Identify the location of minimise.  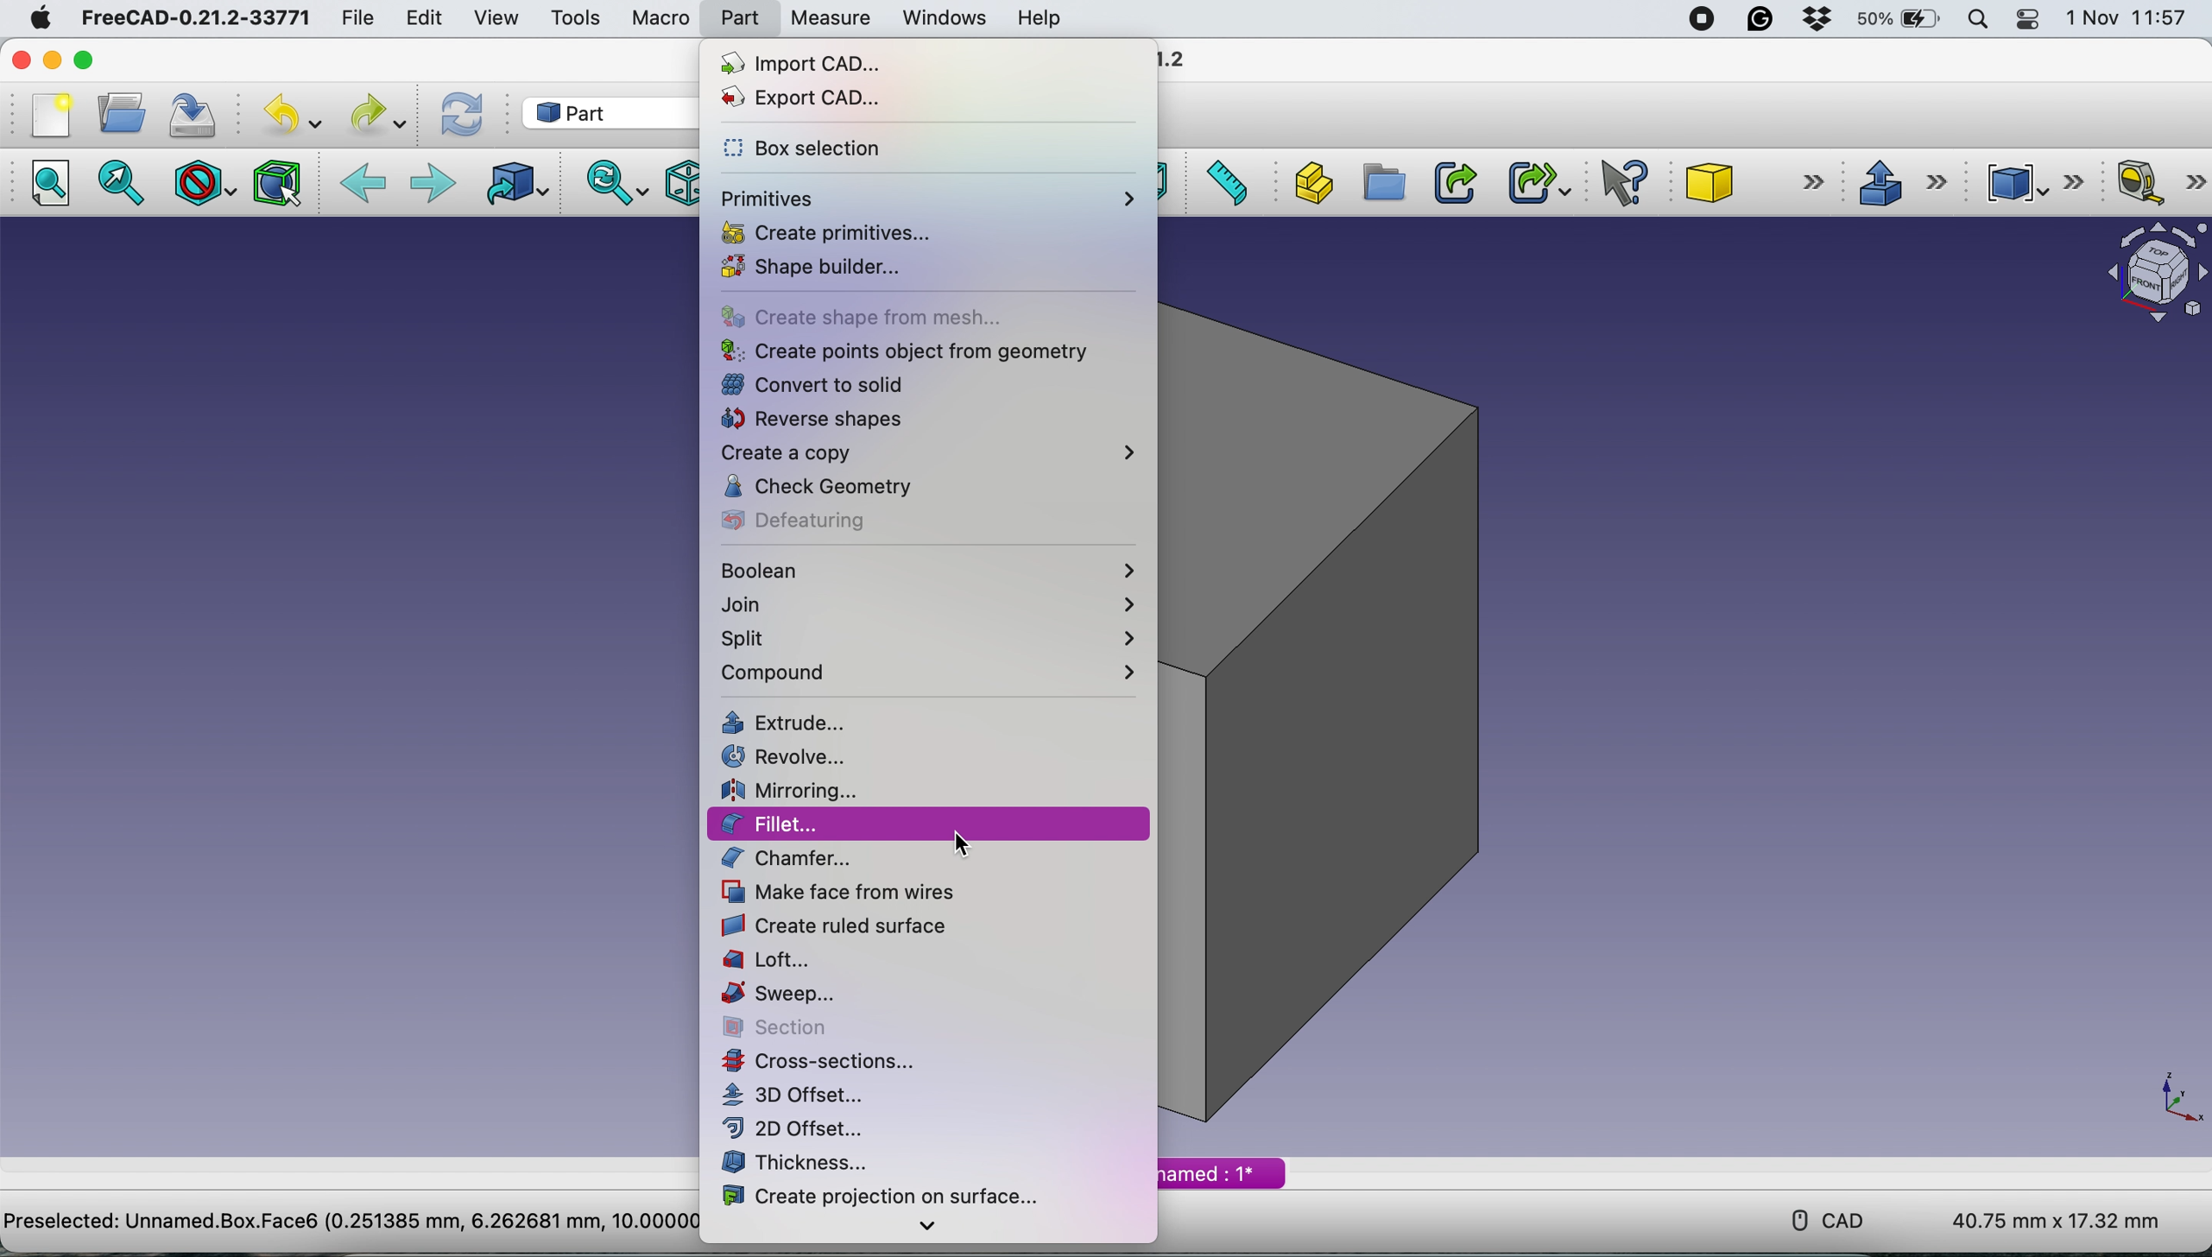
(53, 61).